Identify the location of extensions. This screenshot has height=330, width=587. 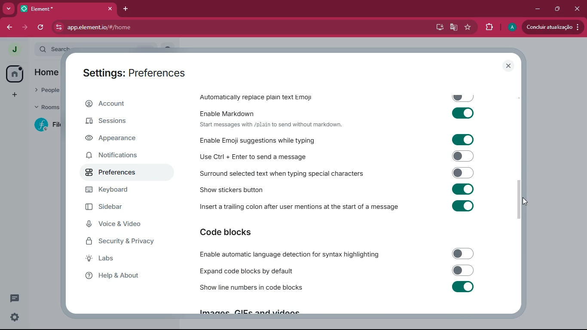
(487, 27).